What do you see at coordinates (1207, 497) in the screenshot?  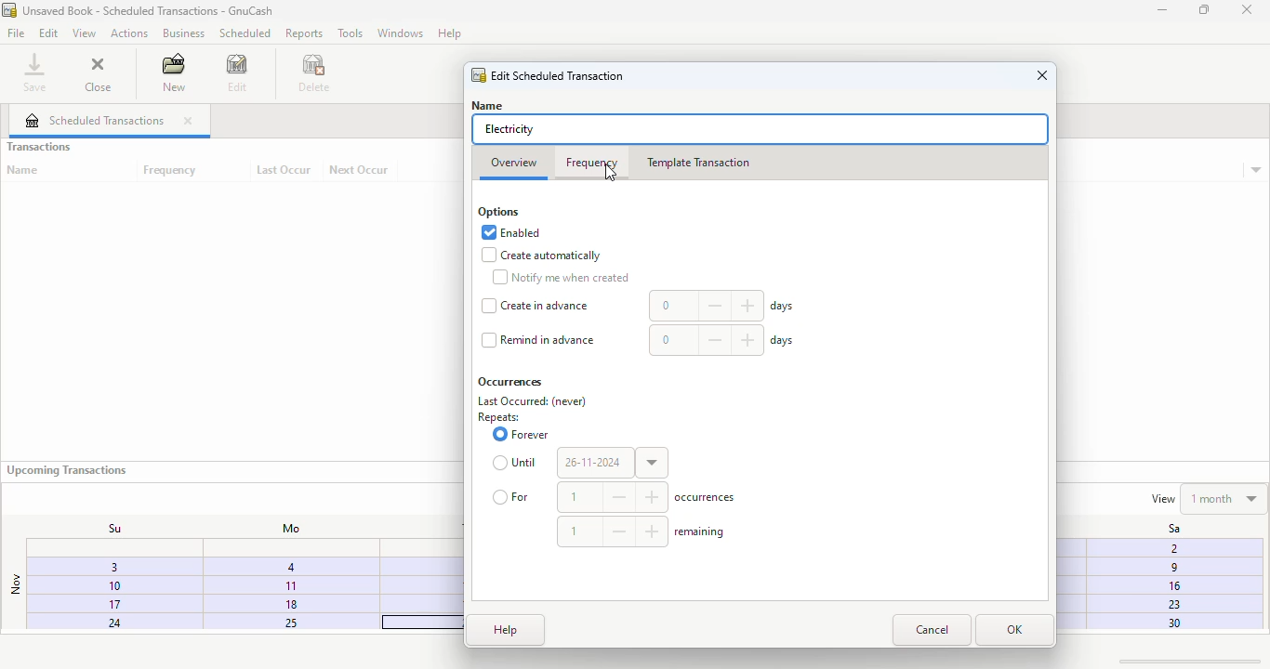 I see `view 1 month` at bounding box center [1207, 497].